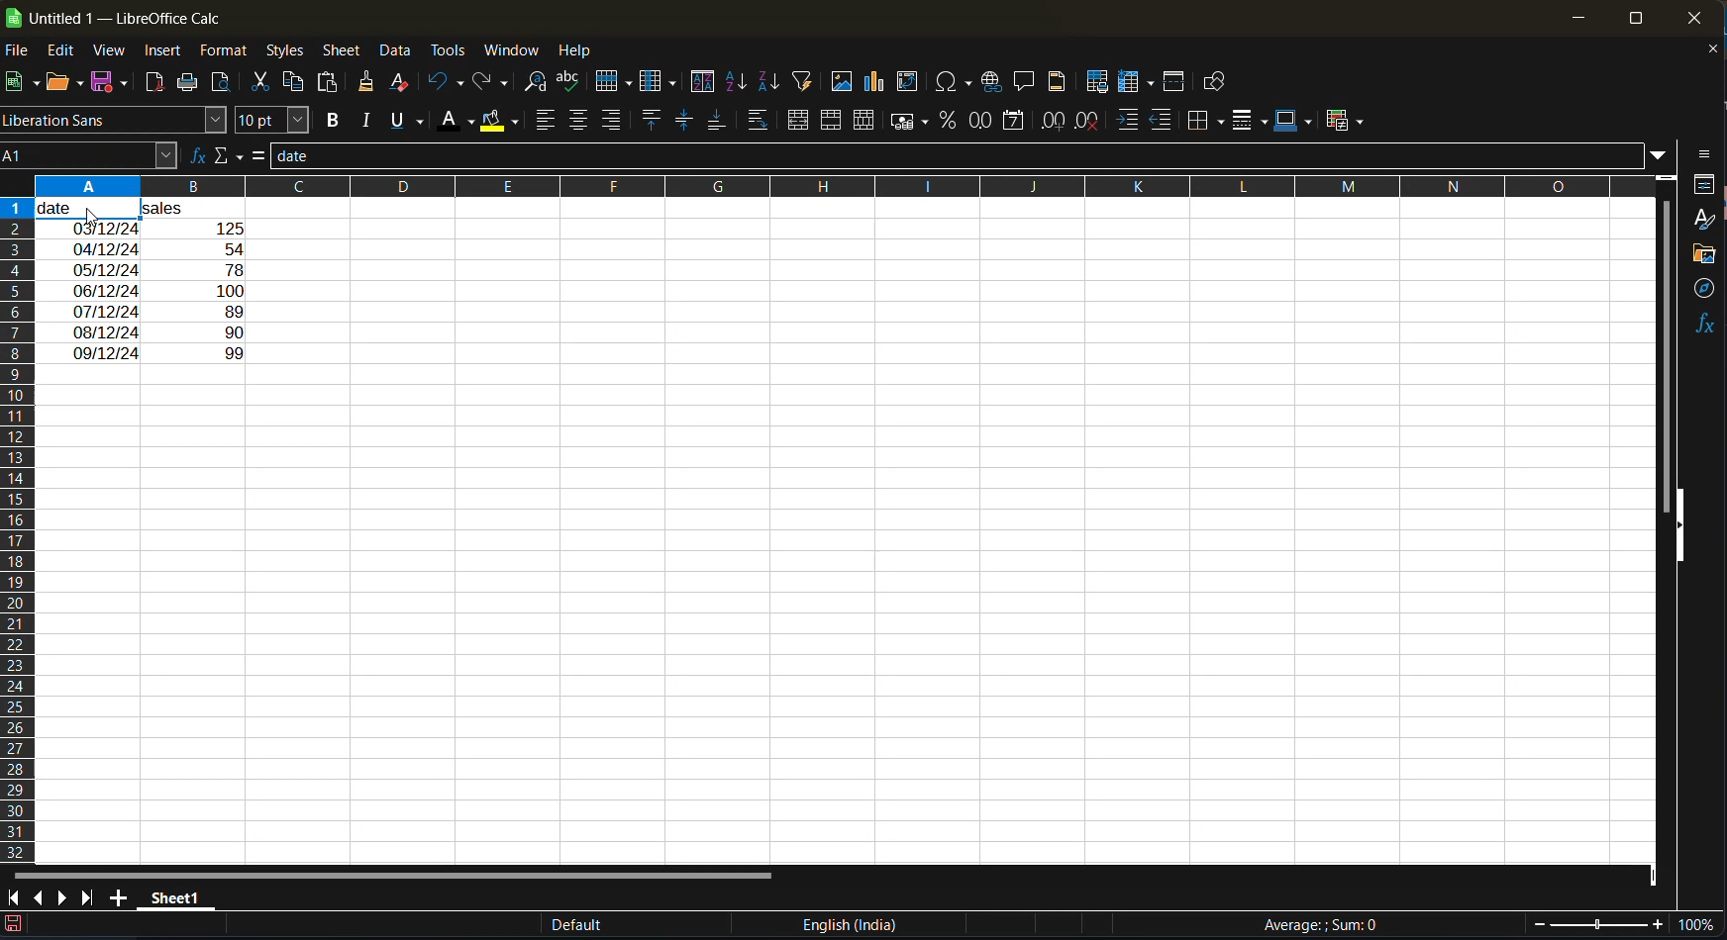 The width and height of the screenshot is (1727, 940). Describe the element at coordinates (1699, 924) in the screenshot. I see `zoom factor` at that location.